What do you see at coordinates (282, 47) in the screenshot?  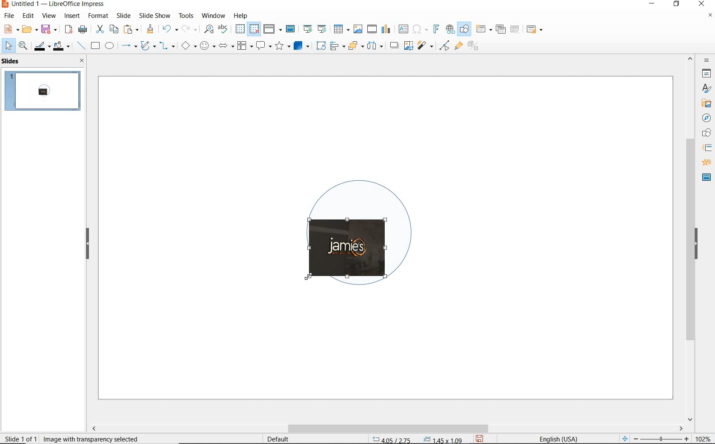 I see `stars and banners` at bounding box center [282, 47].